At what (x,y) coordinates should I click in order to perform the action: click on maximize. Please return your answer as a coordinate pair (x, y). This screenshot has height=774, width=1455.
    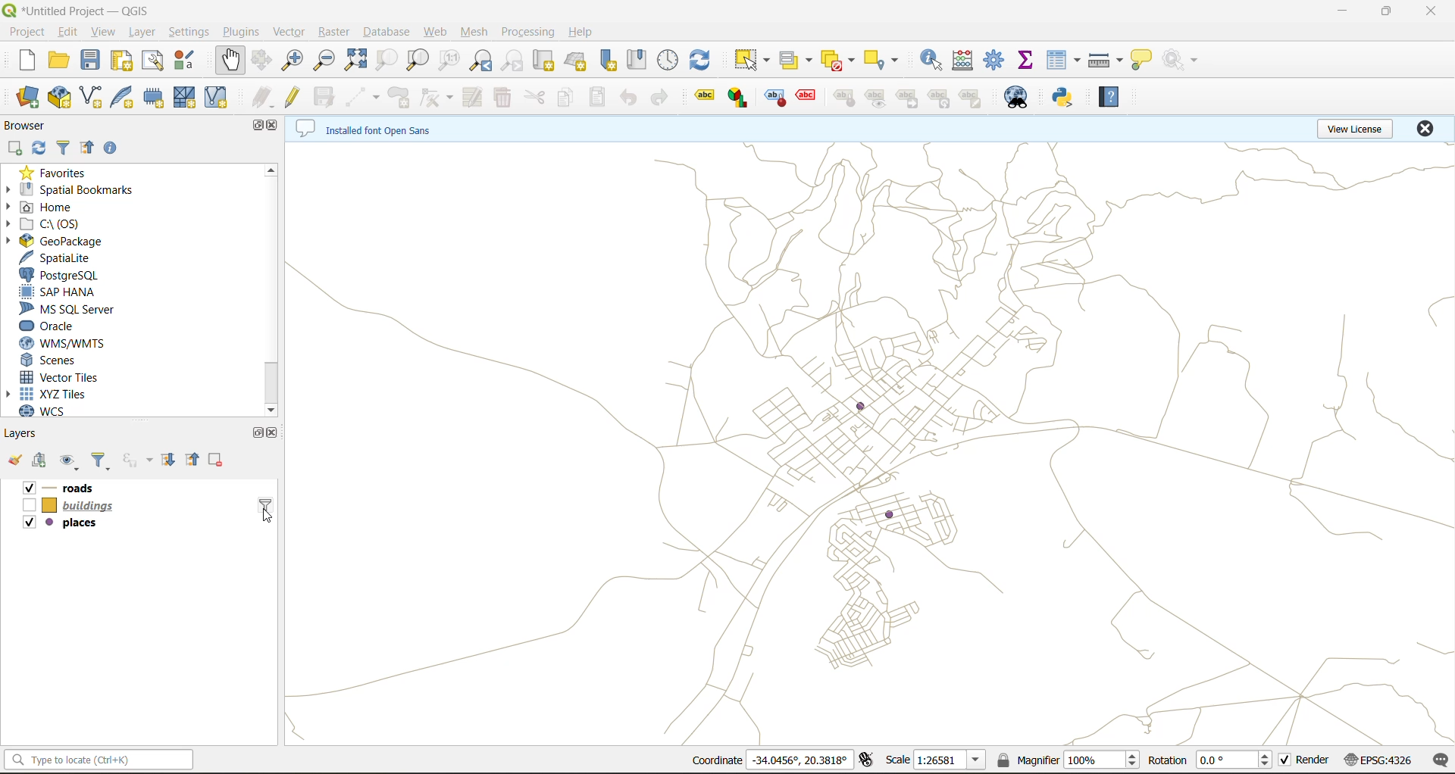
    Looking at the image, I should click on (257, 433).